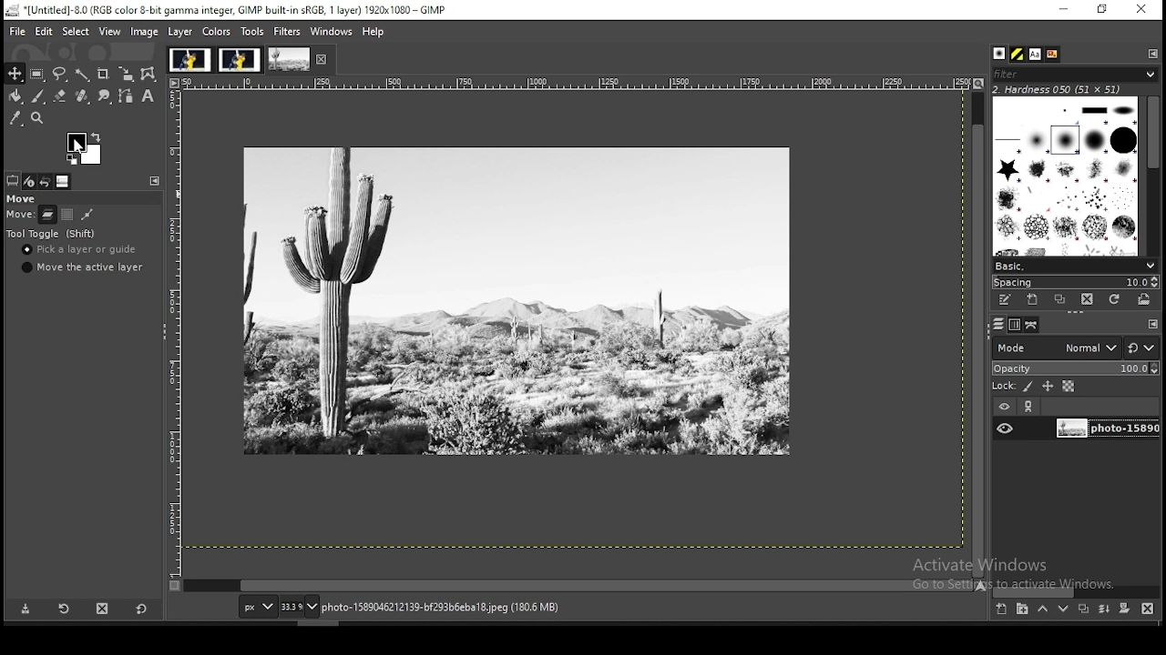  I want to click on device status, so click(31, 181).